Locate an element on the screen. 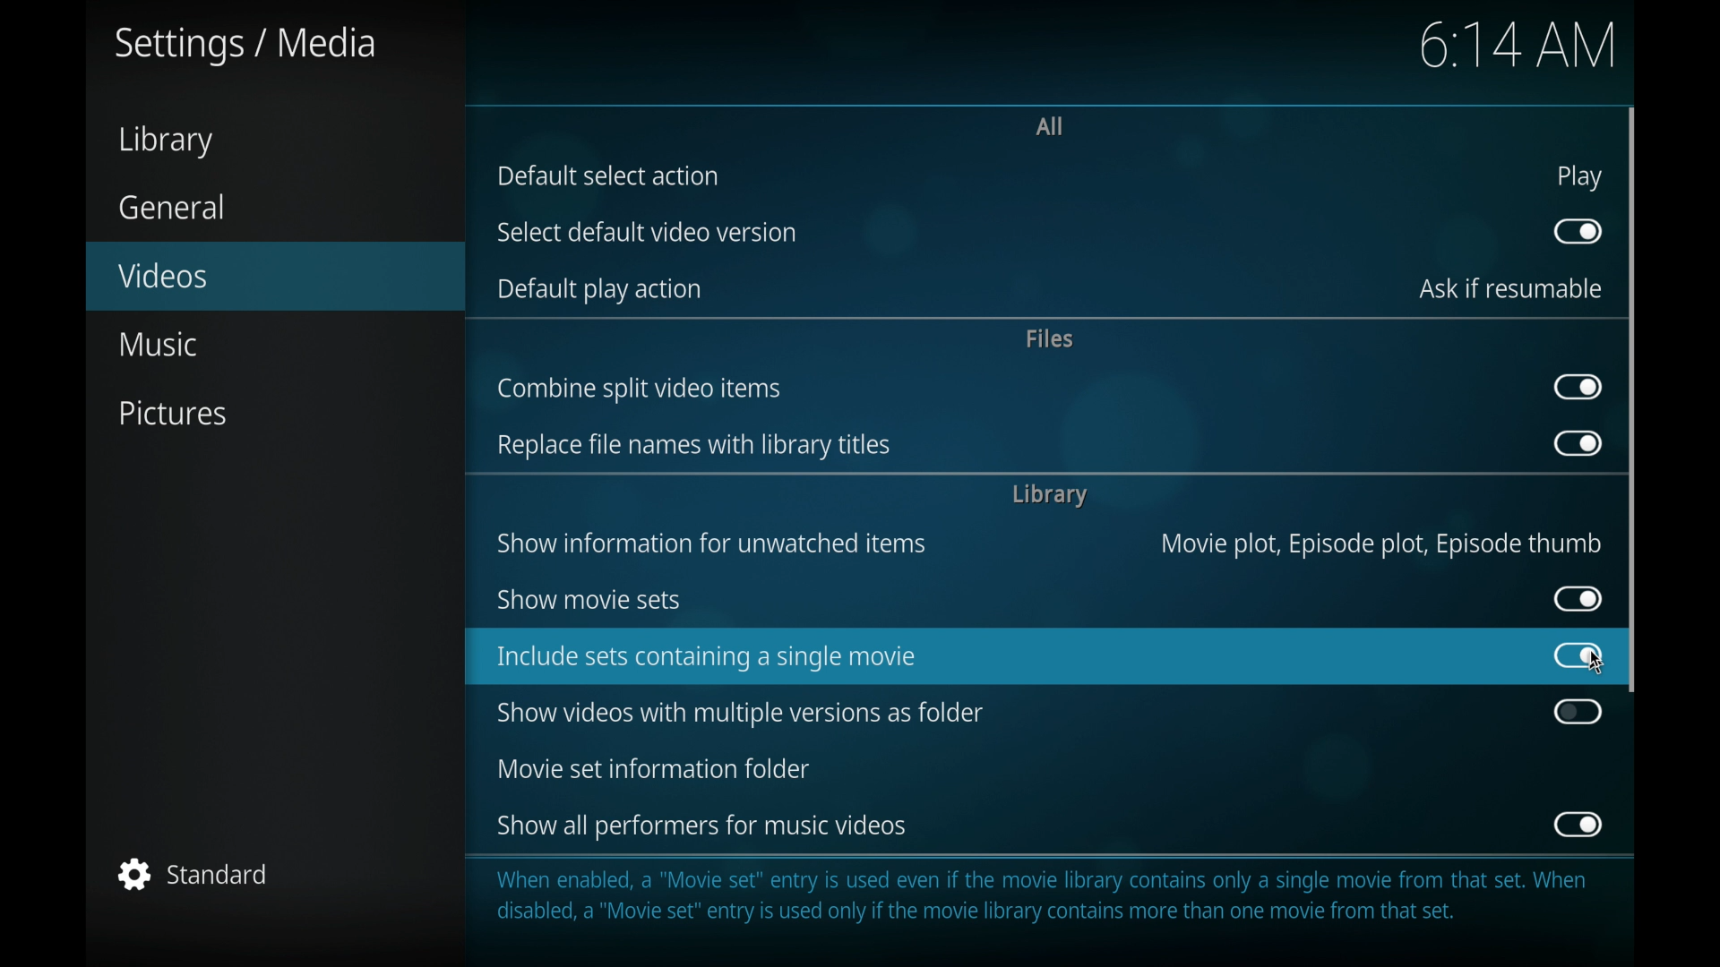  cursor is located at coordinates (1602, 661).